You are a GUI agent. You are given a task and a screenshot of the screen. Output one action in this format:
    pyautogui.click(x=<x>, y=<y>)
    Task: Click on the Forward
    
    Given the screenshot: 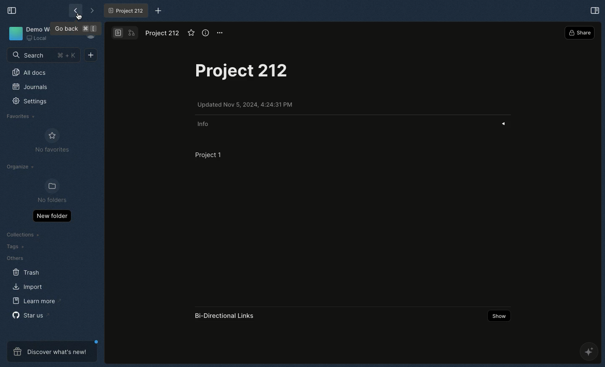 What is the action you would take?
    pyautogui.click(x=90, y=11)
    